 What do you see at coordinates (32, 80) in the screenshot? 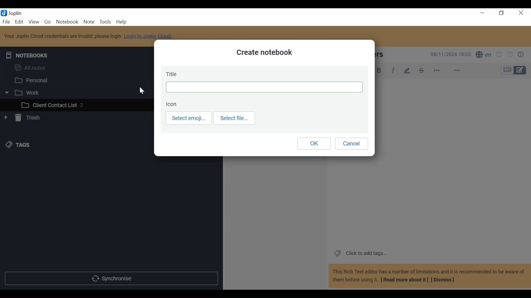
I see `Personal` at bounding box center [32, 80].